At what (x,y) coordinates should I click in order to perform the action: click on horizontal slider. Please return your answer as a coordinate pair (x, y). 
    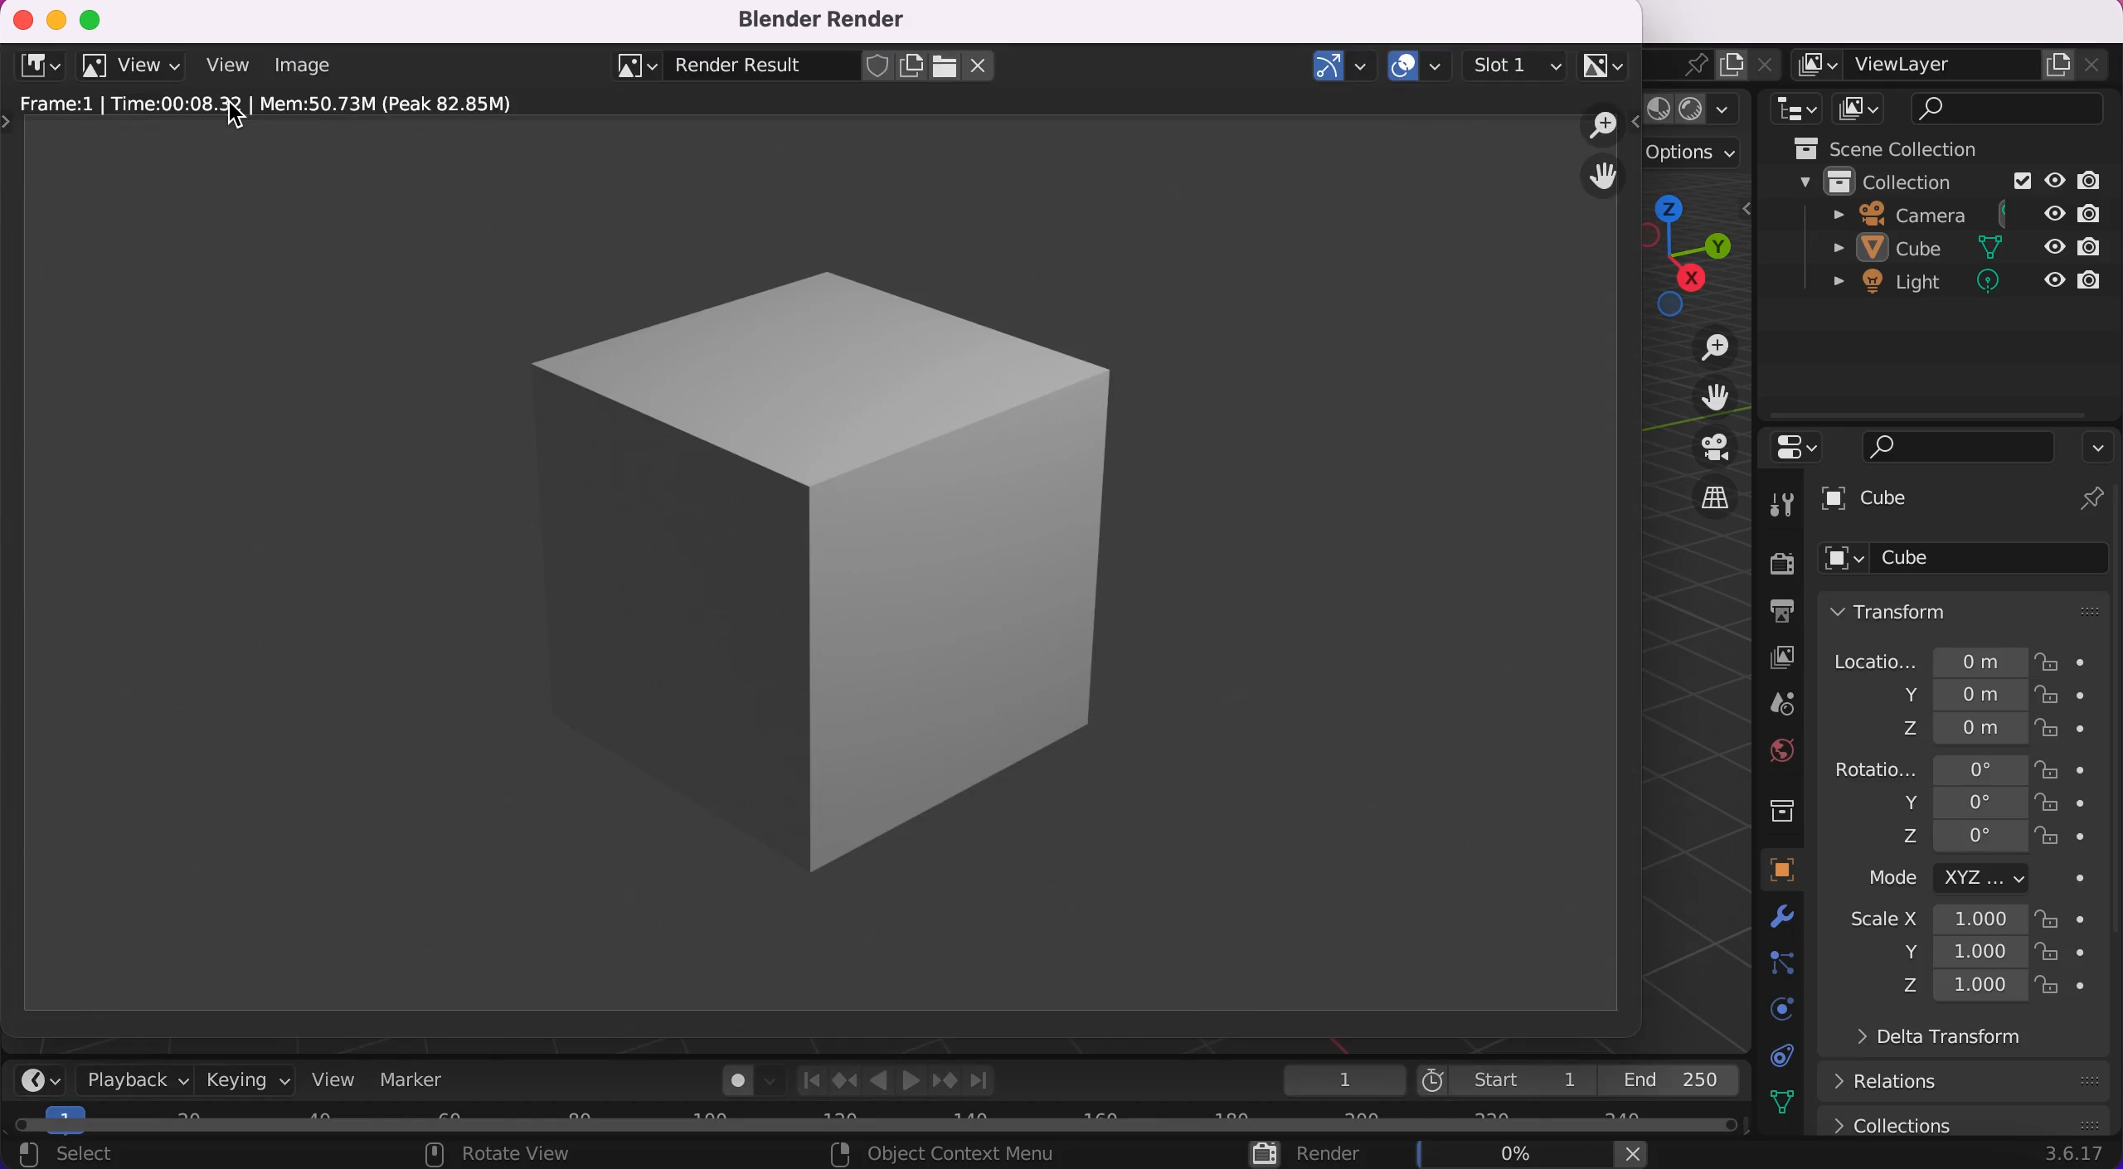
    Looking at the image, I should click on (889, 1126).